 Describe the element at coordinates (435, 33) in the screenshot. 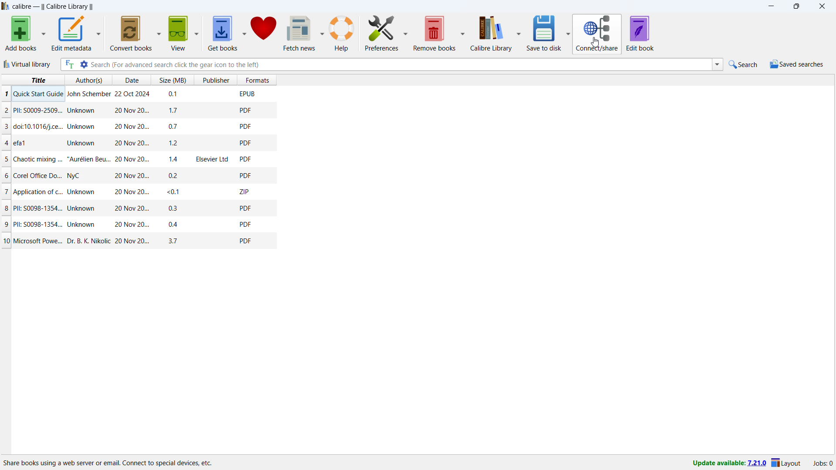

I see `remove books` at that location.